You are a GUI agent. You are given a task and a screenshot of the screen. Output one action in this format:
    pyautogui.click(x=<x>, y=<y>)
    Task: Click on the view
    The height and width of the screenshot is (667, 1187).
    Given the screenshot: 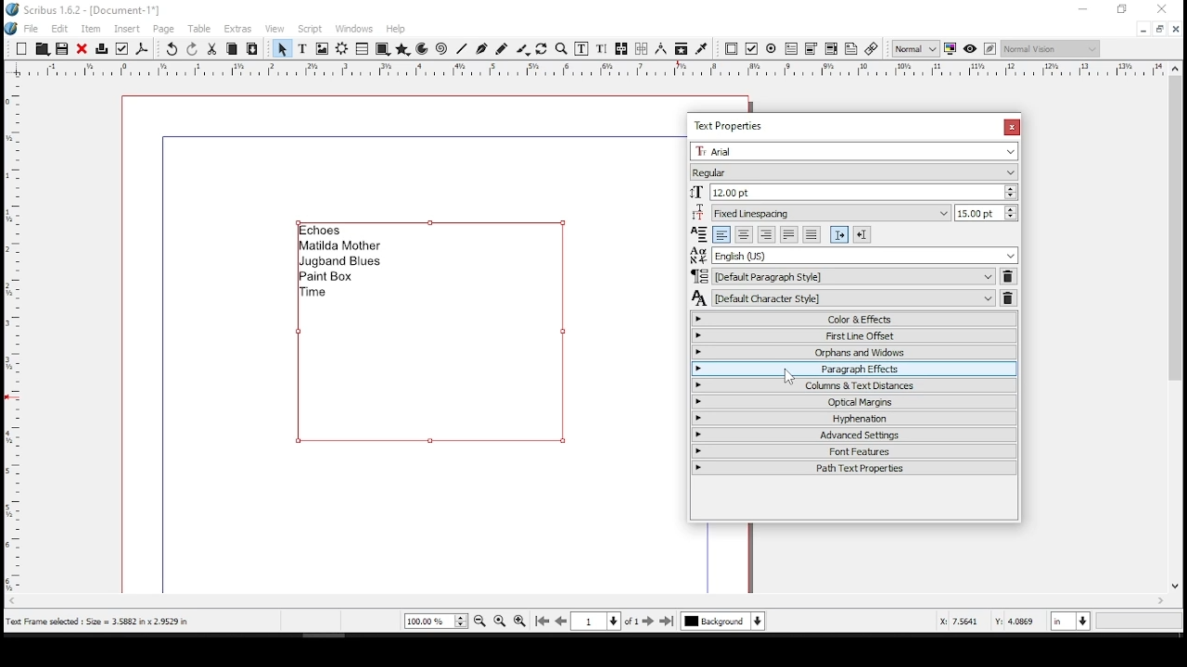 What is the action you would take?
    pyautogui.click(x=274, y=30)
    